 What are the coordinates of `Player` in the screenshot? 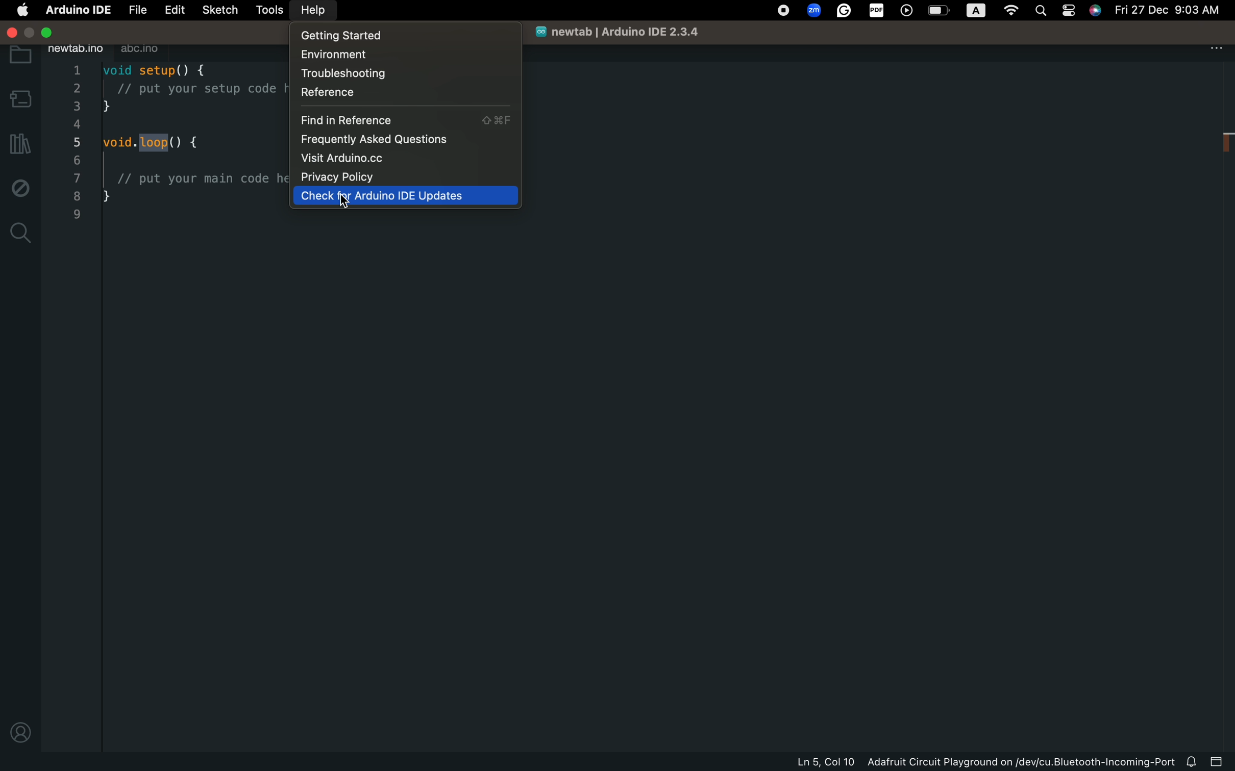 It's located at (908, 11).